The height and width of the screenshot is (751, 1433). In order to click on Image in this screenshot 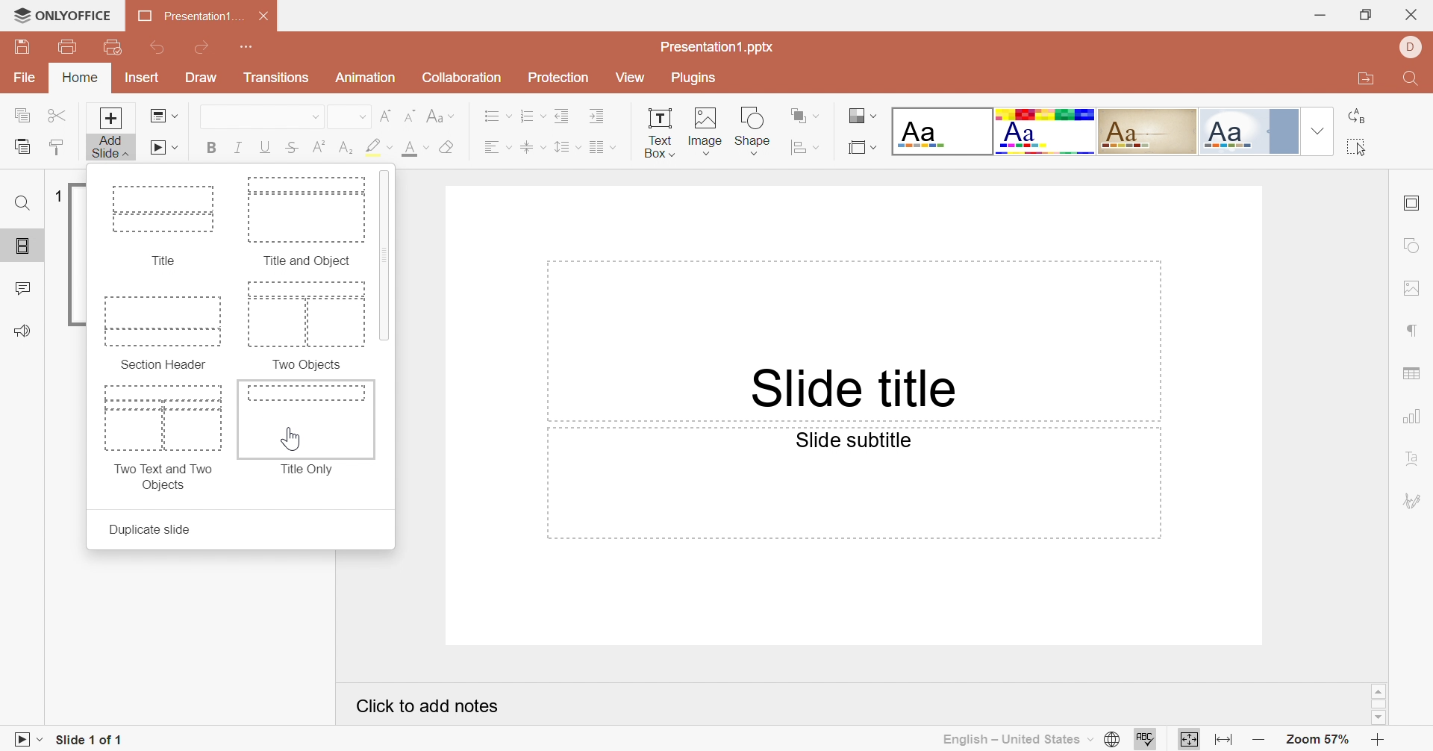, I will do `click(707, 128)`.